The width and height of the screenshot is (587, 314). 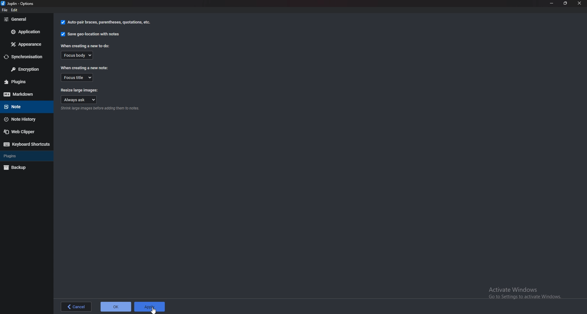 What do you see at coordinates (79, 89) in the screenshot?
I see `Resize large images` at bounding box center [79, 89].